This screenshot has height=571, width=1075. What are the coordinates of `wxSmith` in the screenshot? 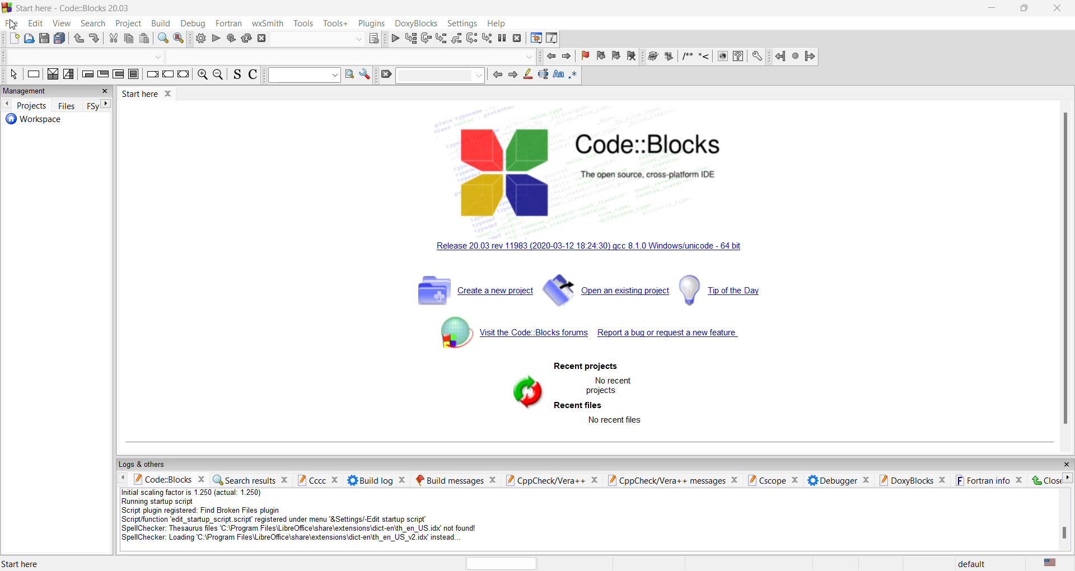 It's located at (268, 23).